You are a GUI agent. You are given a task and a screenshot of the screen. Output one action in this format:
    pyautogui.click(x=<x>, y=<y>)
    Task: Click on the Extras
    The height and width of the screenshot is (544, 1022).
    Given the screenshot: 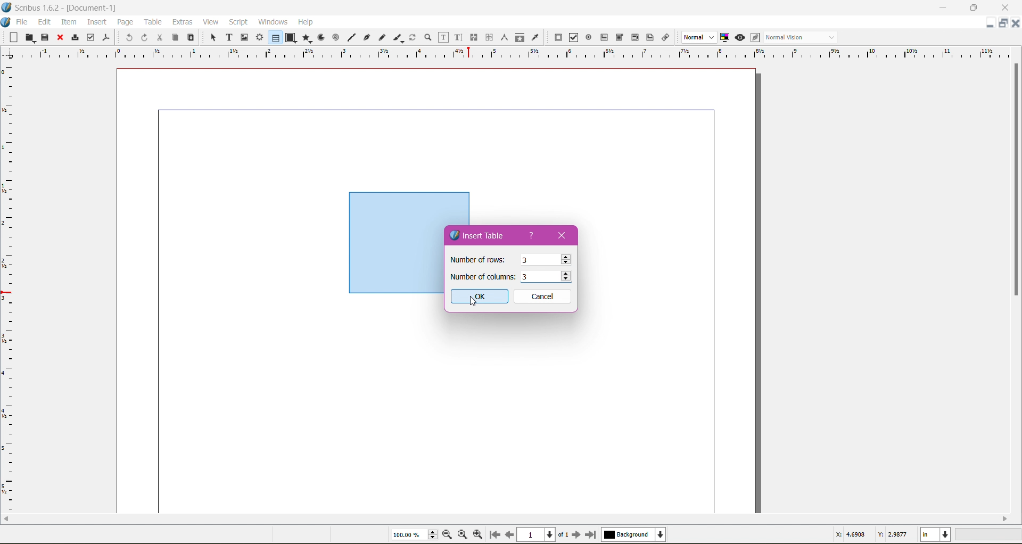 What is the action you would take?
    pyautogui.click(x=183, y=21)
    